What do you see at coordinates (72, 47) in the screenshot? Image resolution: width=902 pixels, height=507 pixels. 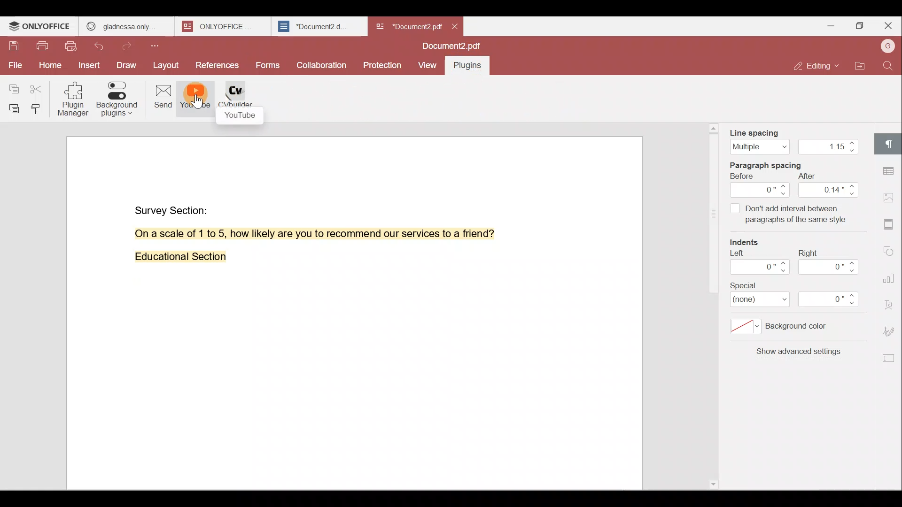 I see `Quick print` at bounding box center [72, 47].